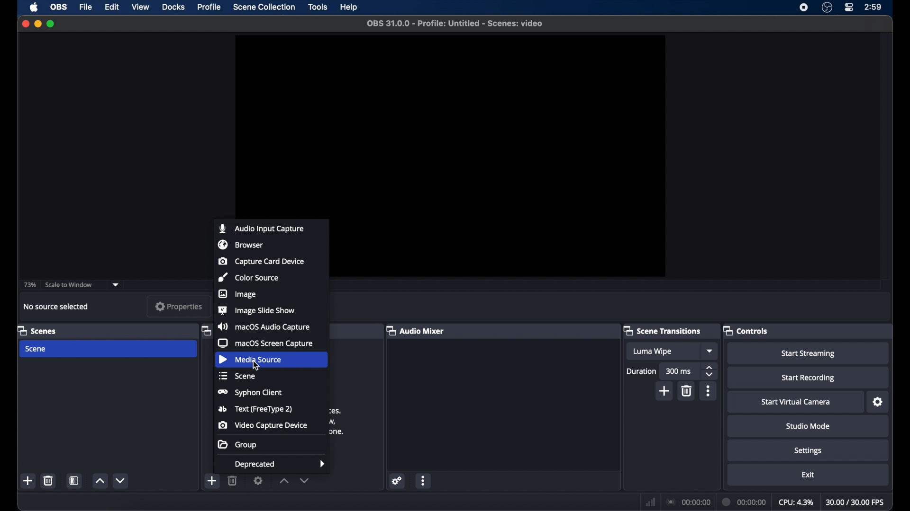  I want to click on add, so click(664, 391).